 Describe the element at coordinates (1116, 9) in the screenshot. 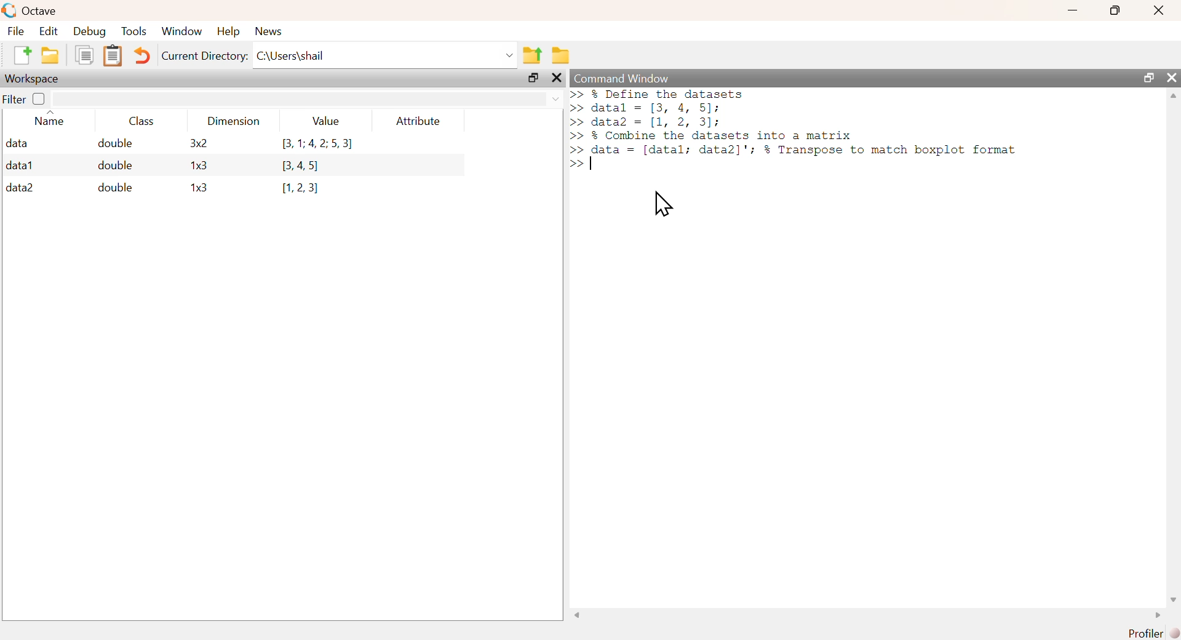

I see `maximize` at that location.